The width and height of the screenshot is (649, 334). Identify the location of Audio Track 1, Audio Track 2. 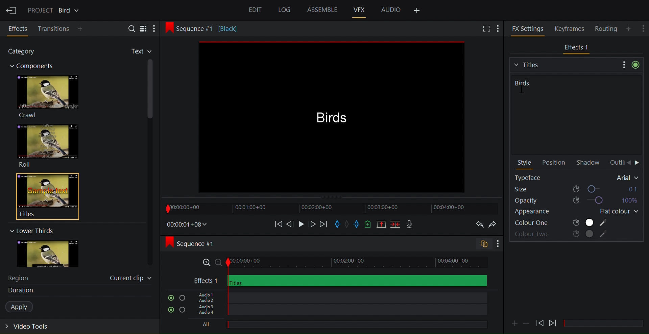
(338, 297).